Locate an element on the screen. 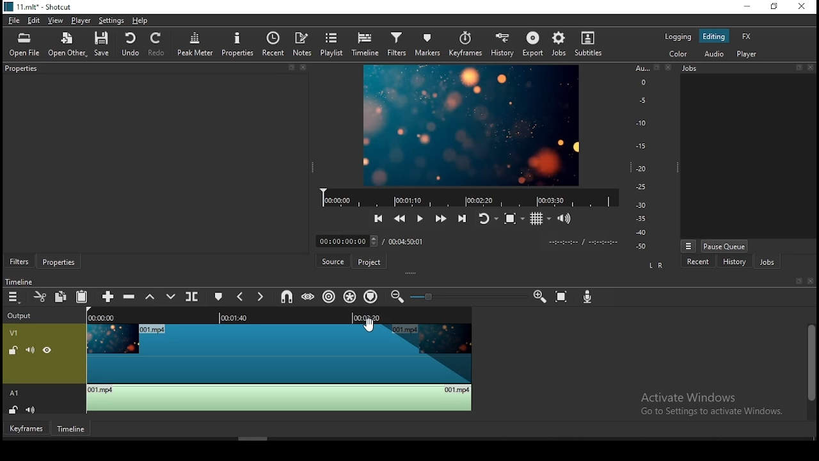 This screenshot has height=461, width=819. properties is located at coordinates (237, 44).